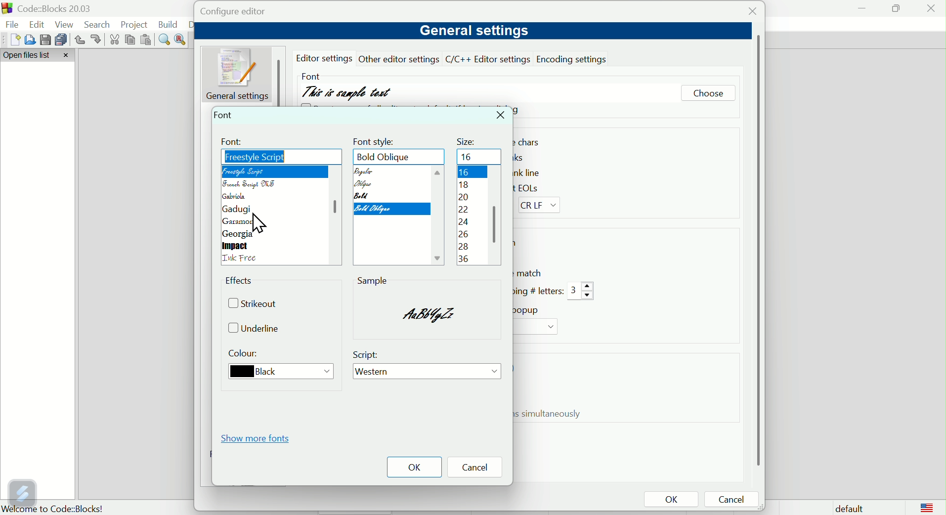  Describe the element at coordinates (115, 40) in the screenshot. I see `cut` at that location.